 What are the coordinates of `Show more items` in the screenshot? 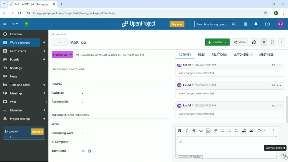 It's located at (274, 131).